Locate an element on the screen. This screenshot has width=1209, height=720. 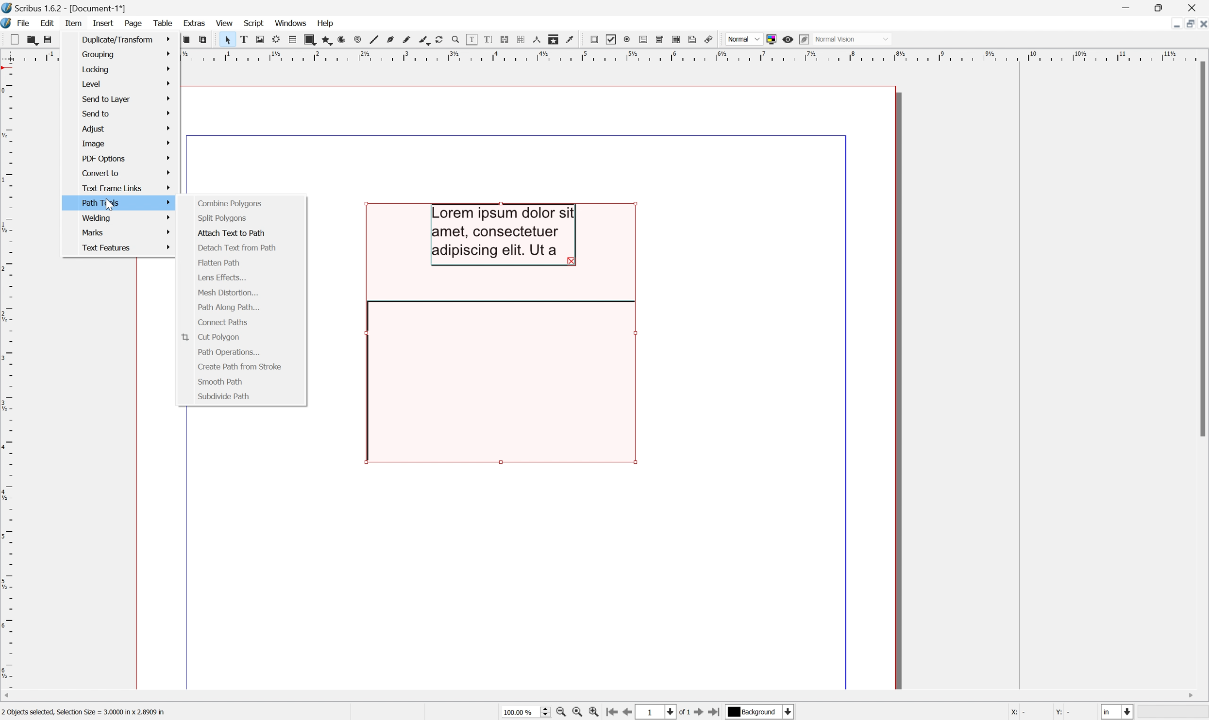
PDF combo box is located at coordinates (658, 38).